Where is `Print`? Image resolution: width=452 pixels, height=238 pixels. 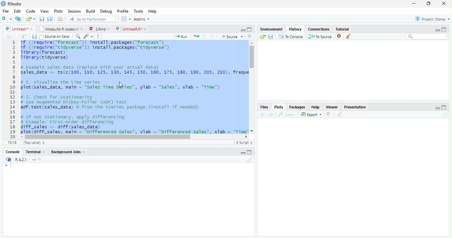
Print is located at coordinates (60, 19).